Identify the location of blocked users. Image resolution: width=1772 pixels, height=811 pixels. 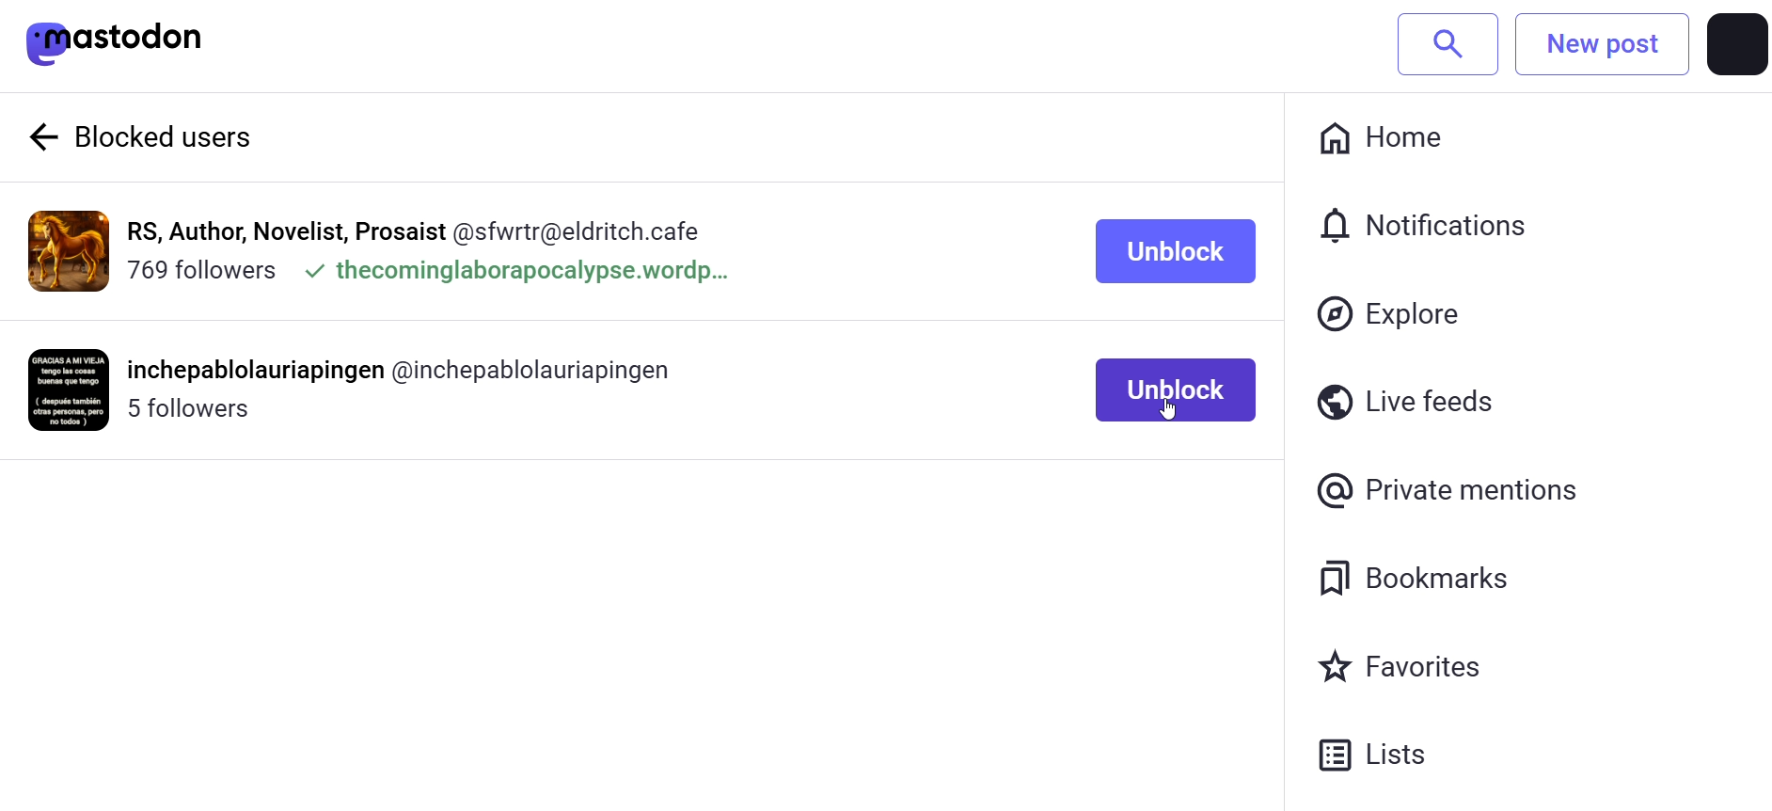
(189, 138).